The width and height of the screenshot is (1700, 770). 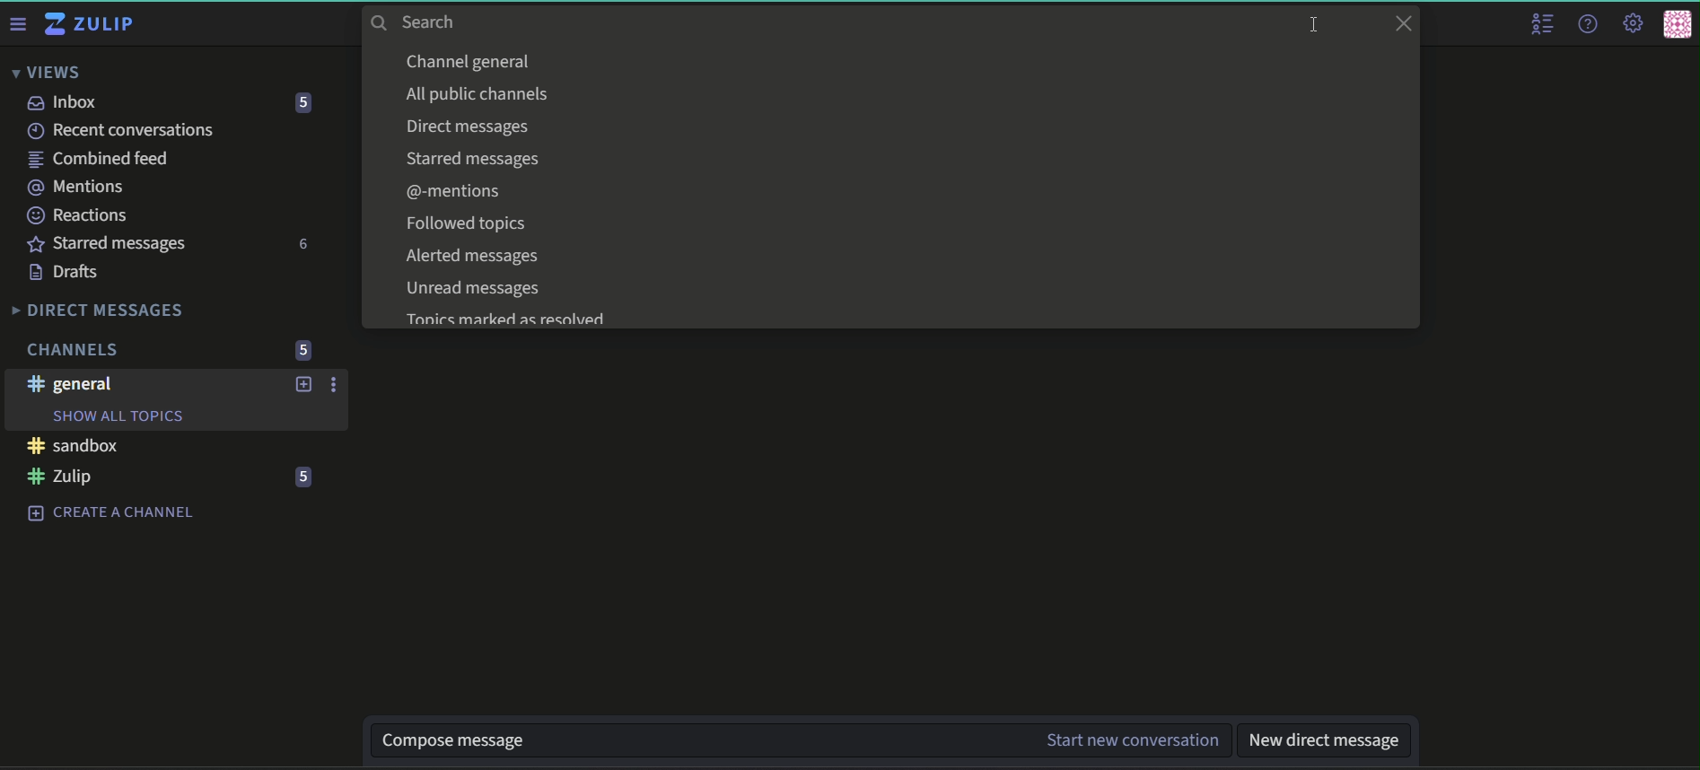 What do you see at coordinates (63, 477) in the screenshot?
I see `#Zulip` at bounding box center [63, 477].